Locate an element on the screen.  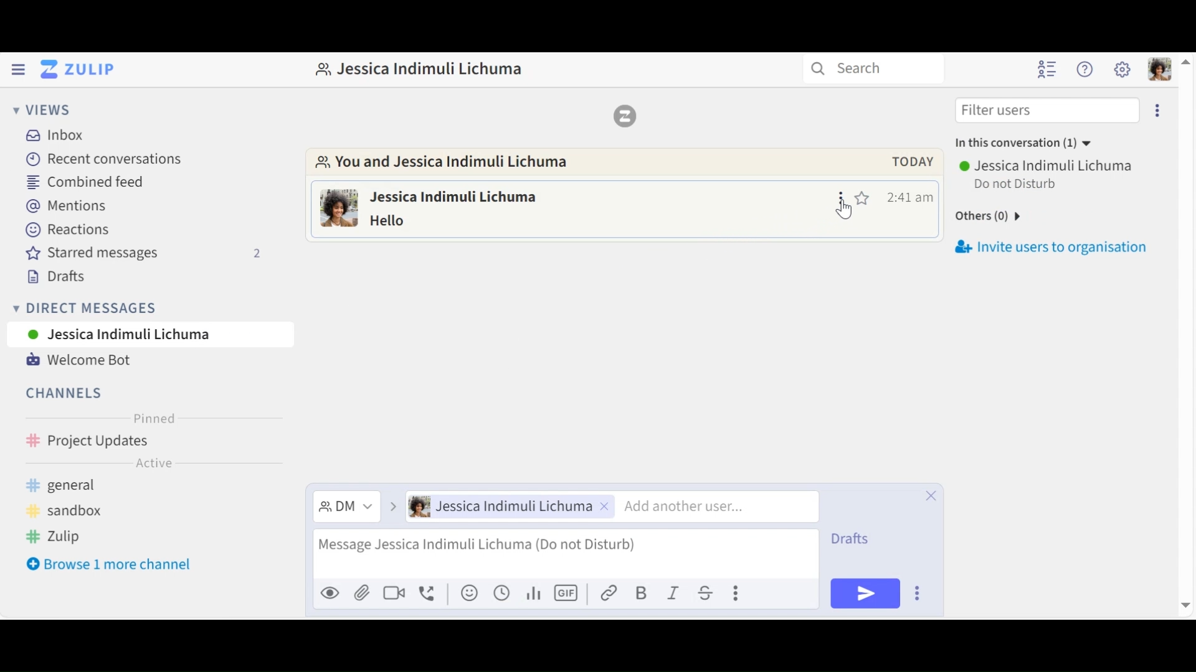
Preview is located at coordinates (331, 595).